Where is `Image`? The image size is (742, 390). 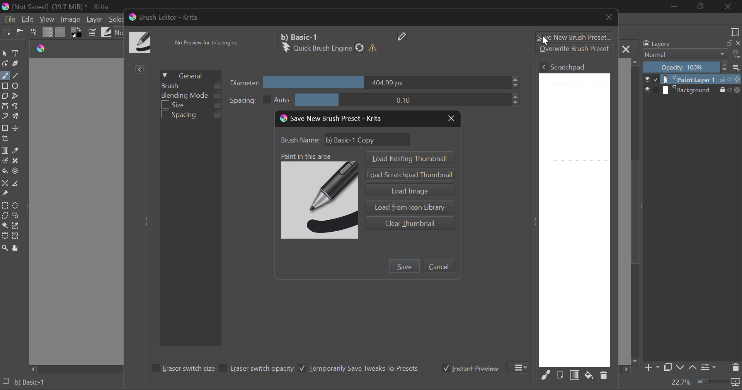 Image is located at coordinates (71, 20).